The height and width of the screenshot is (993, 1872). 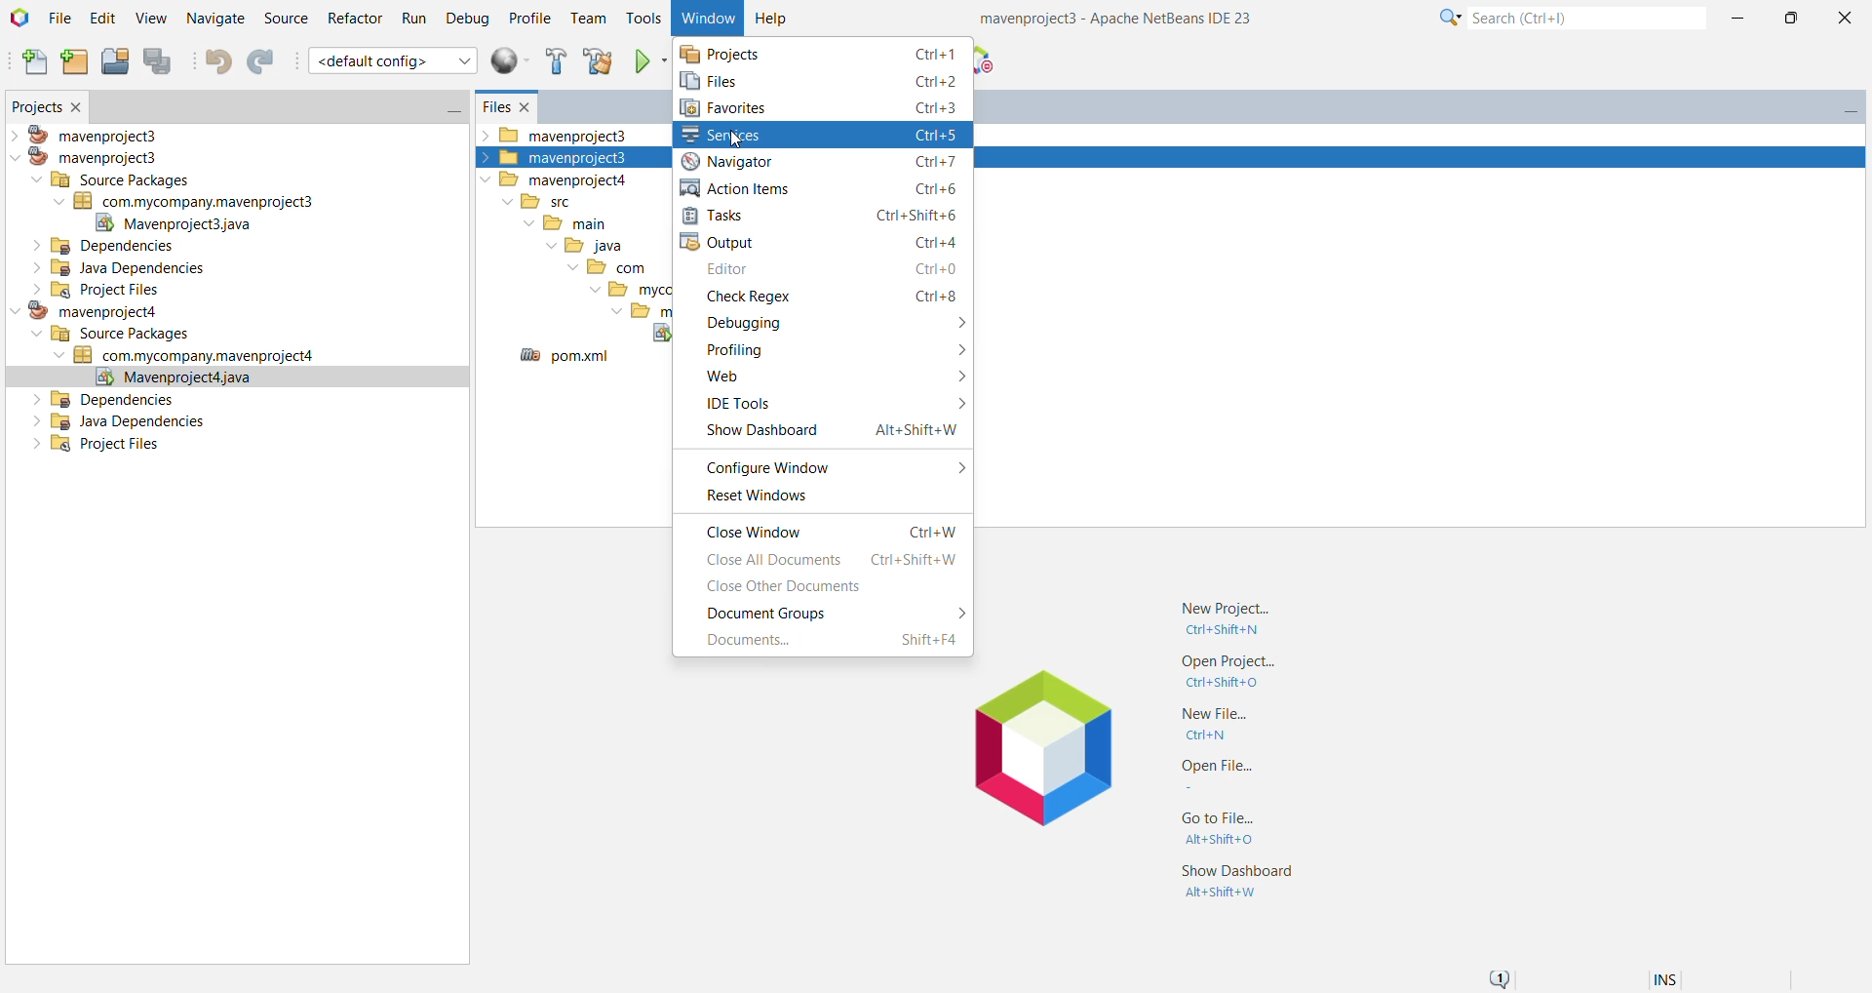 What do you see at coordinates (78, 106) in the screenshot?
I see `Close Window` at bounding box center [78, 106].